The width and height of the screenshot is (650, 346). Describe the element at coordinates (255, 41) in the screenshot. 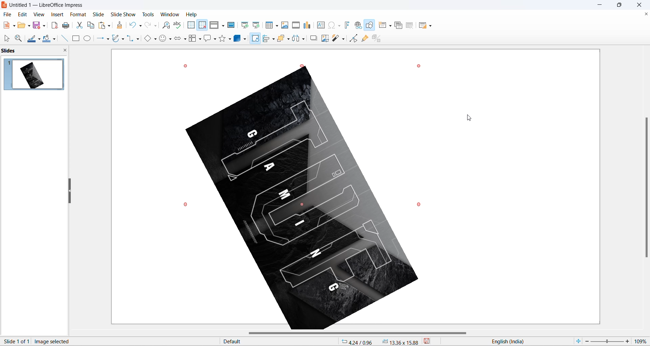

I see `rotate` at that location.